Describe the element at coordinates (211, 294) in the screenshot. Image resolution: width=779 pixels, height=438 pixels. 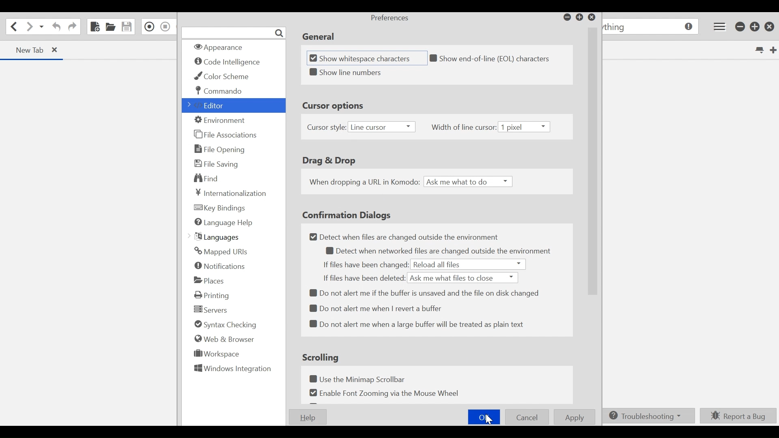
I see `Printing` at that location.